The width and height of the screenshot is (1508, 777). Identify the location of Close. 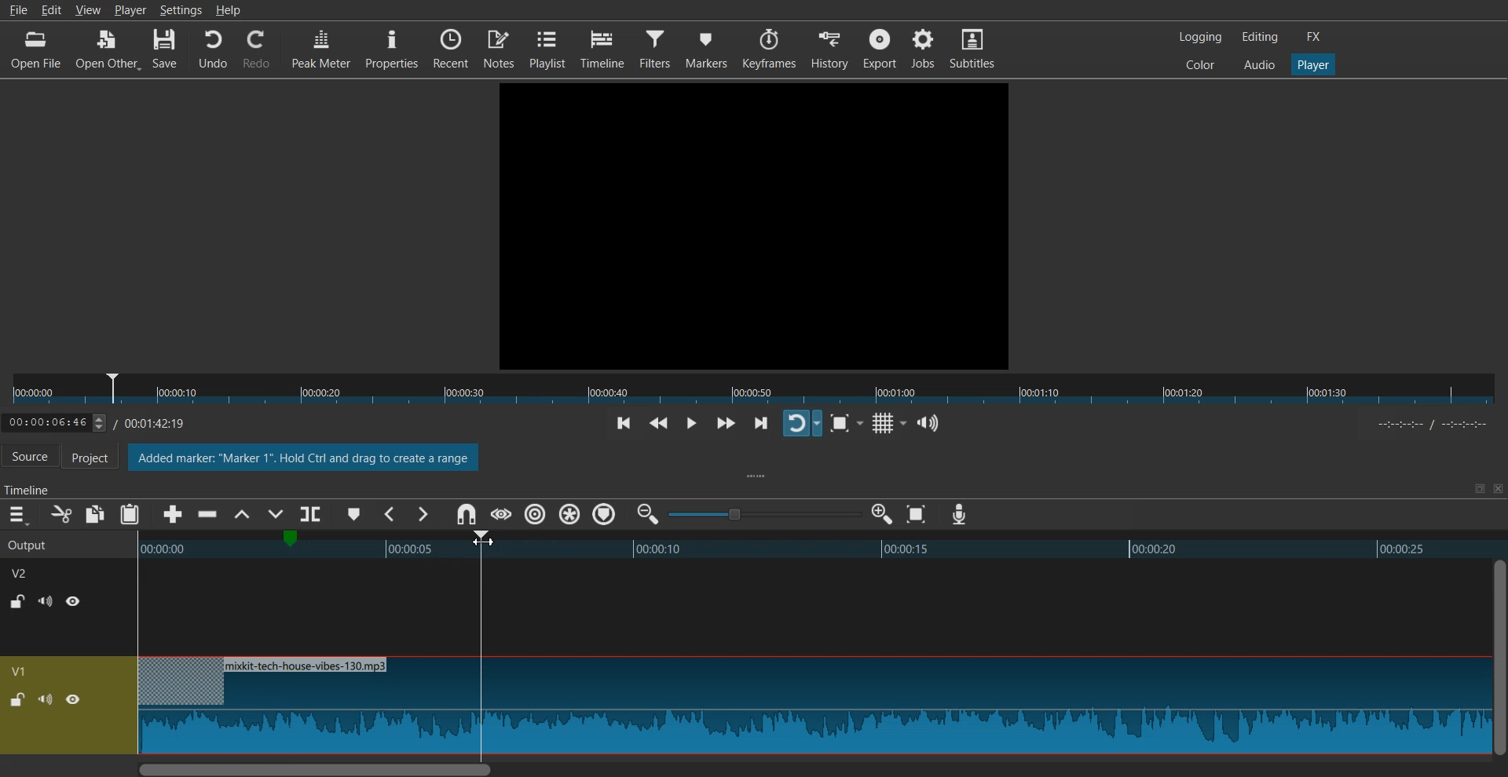
(1496, 489).